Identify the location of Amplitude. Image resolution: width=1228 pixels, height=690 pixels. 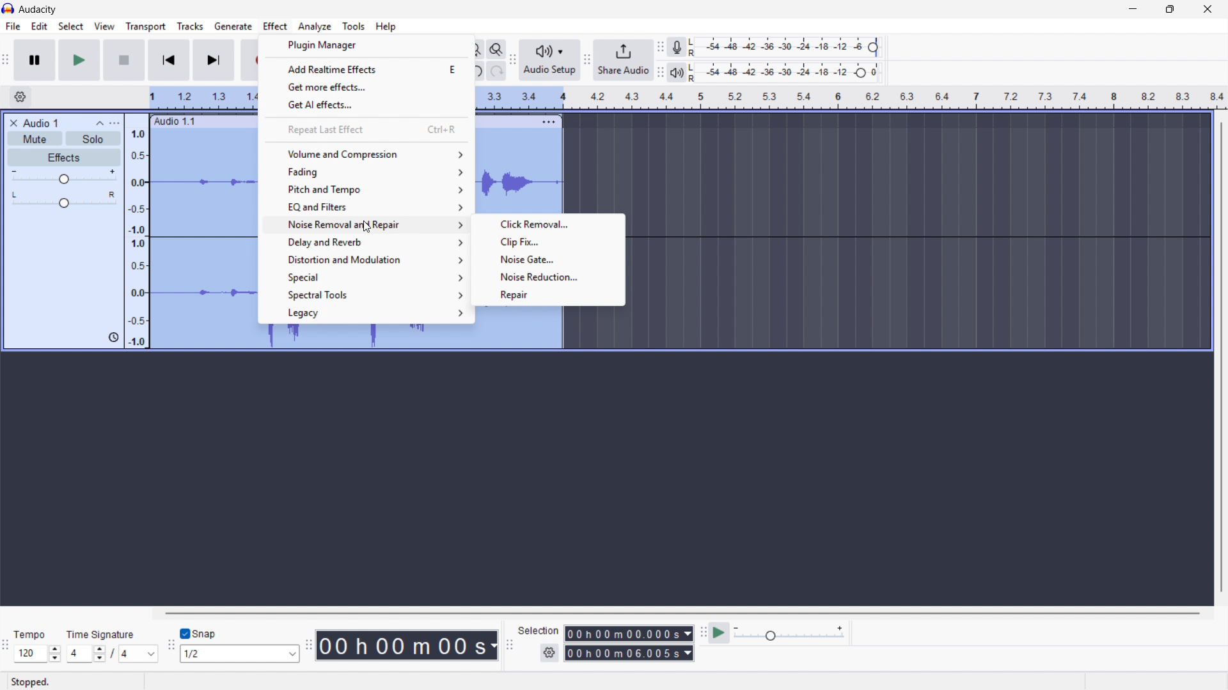
(136, 231).